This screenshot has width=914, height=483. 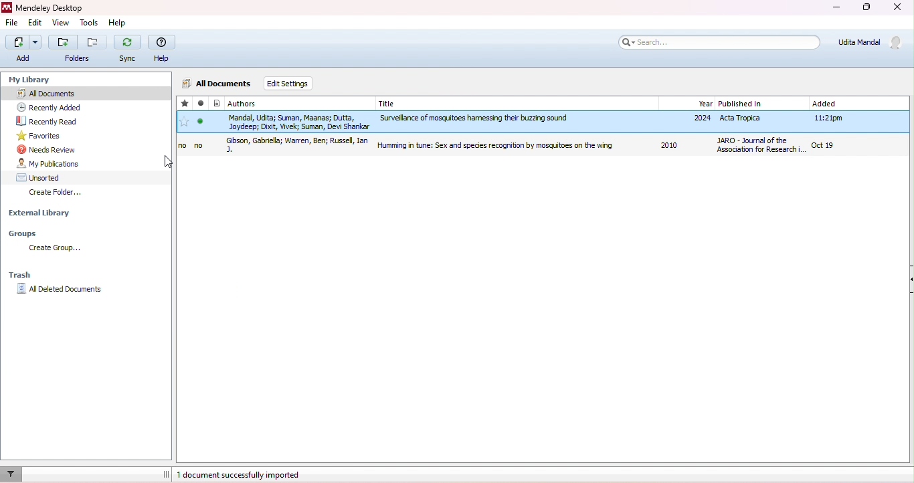 What do you see at coordinates (11, 474) in the screenshot?
I see `filter` at bounding box center [11, 474].